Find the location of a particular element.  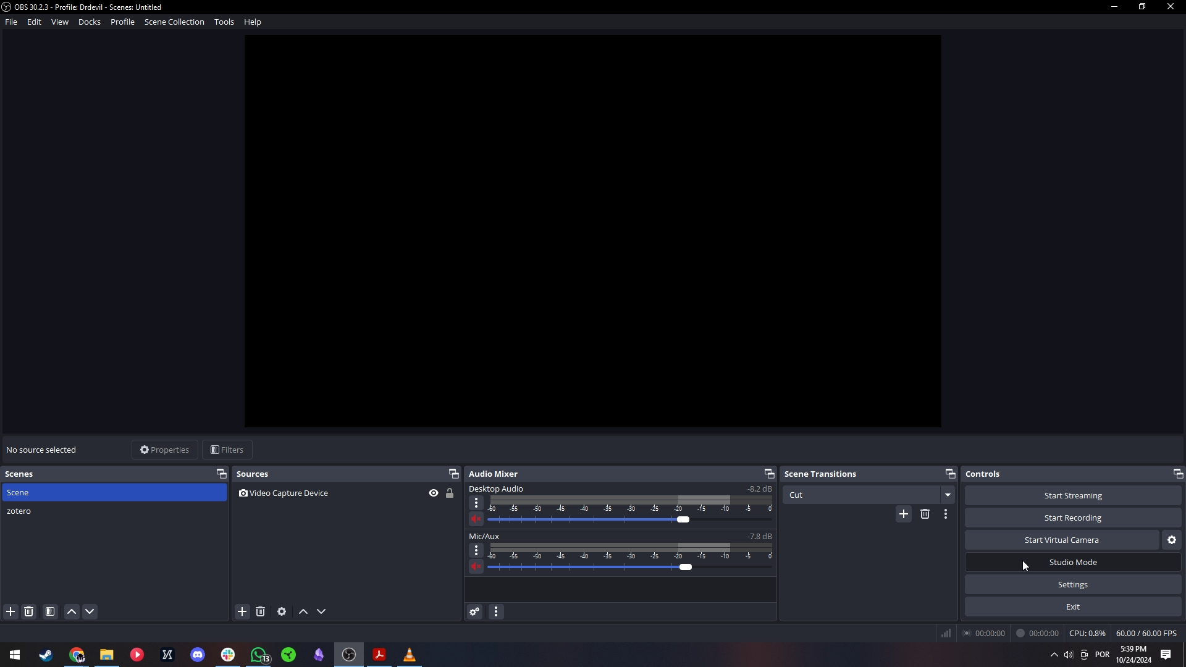

language is located at coordinates (1103, 657).